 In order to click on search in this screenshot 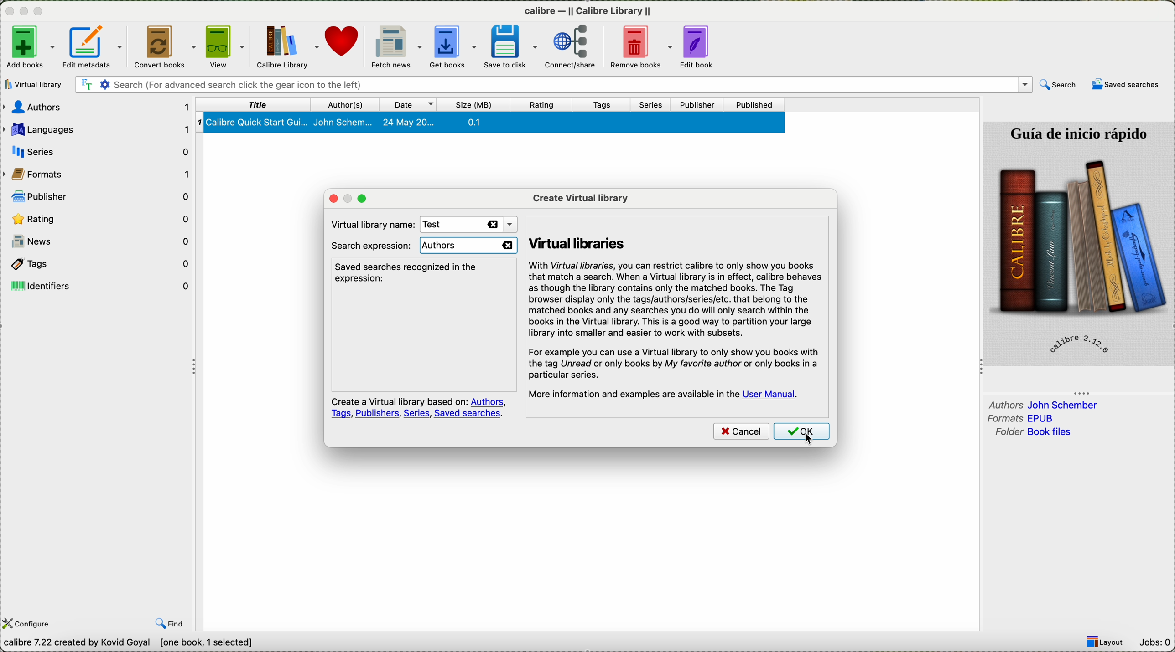, I will do `click(552, 85)`.